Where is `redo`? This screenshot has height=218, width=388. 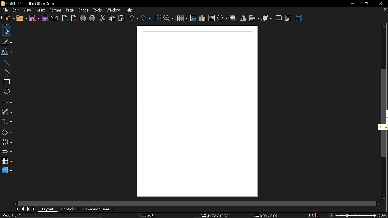 redo is located at coordinates (146, 18).